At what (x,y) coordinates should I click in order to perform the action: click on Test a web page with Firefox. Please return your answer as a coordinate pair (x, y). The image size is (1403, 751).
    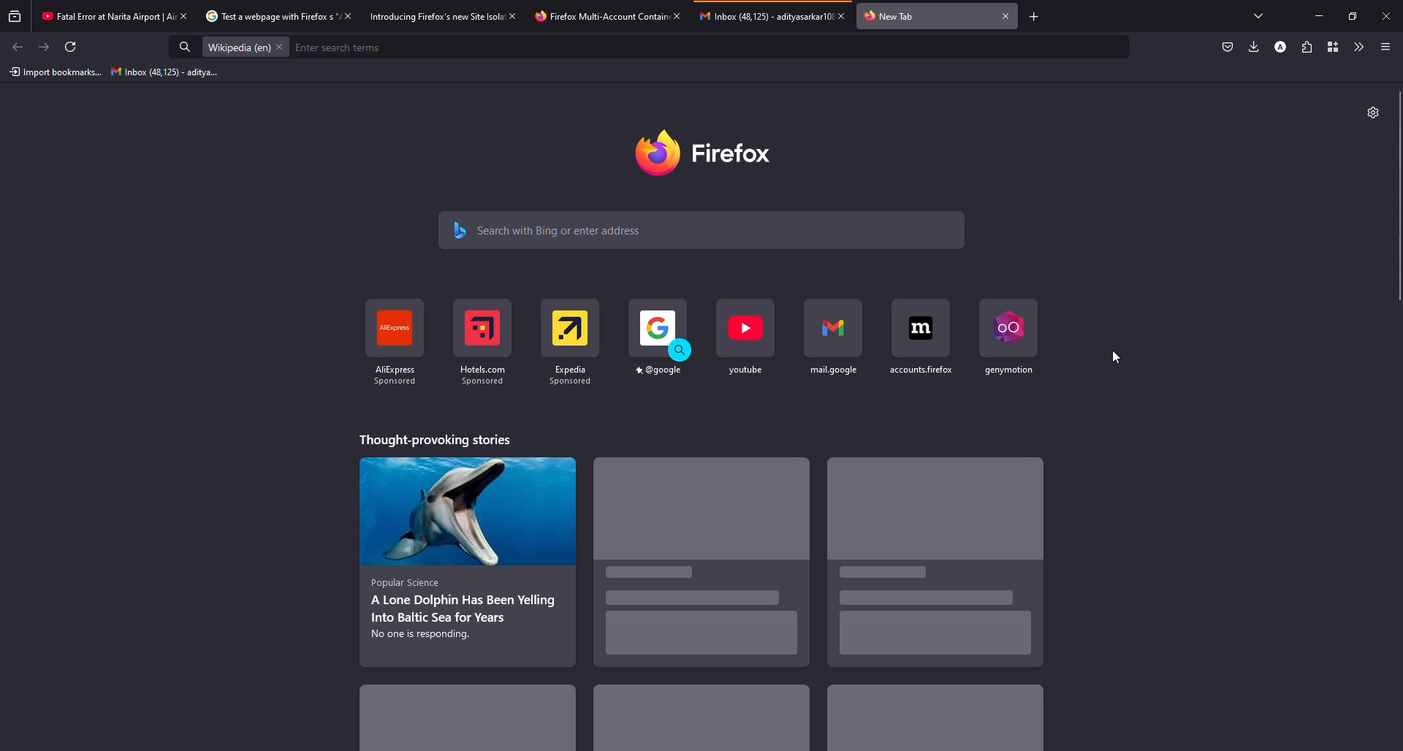
    Looking at the image, I should click on (263, 15).